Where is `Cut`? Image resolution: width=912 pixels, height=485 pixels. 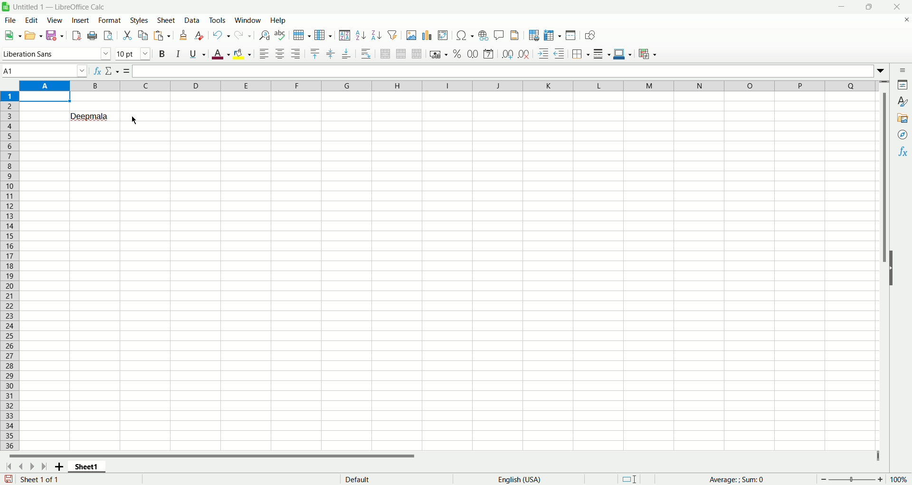
Cut is located at coordinates (128, 36).